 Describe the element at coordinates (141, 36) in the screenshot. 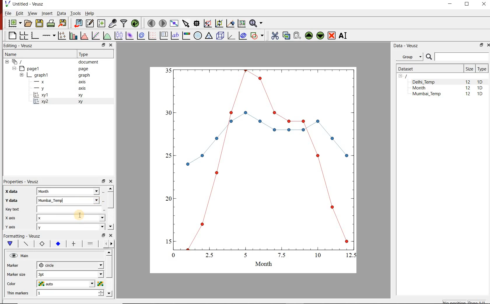

I see `plot a 2d dataset as contours` at that location.